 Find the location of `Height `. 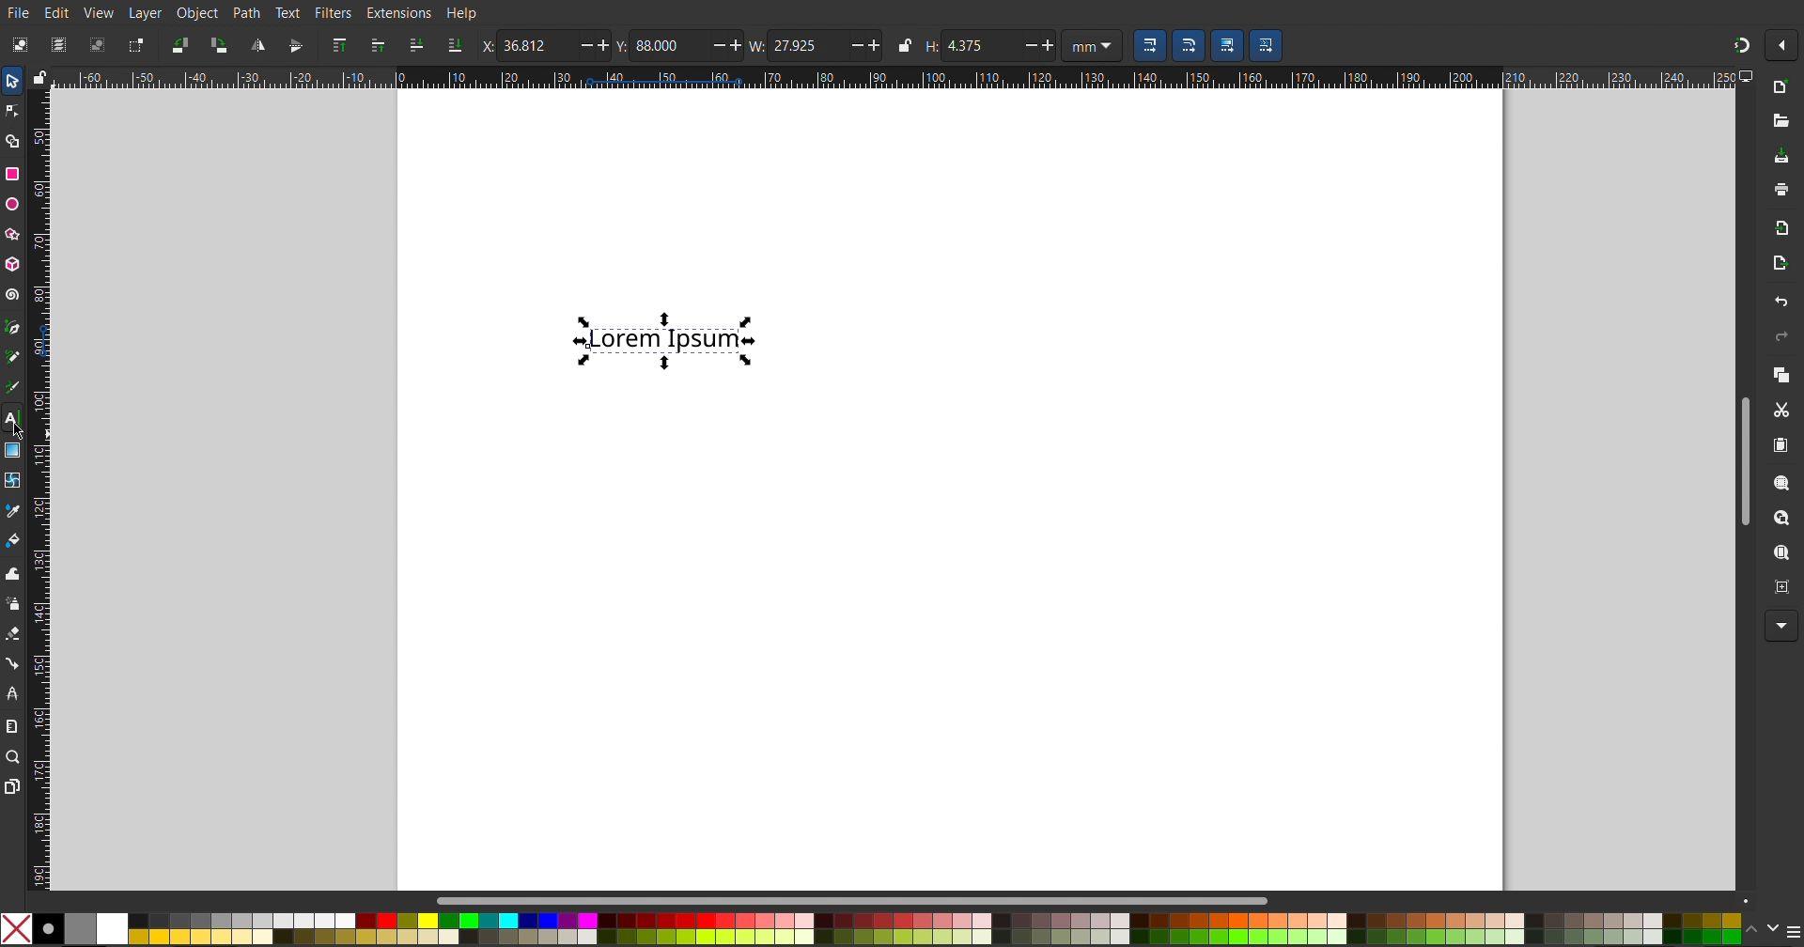

Height  is located at coordinates (989, 46).